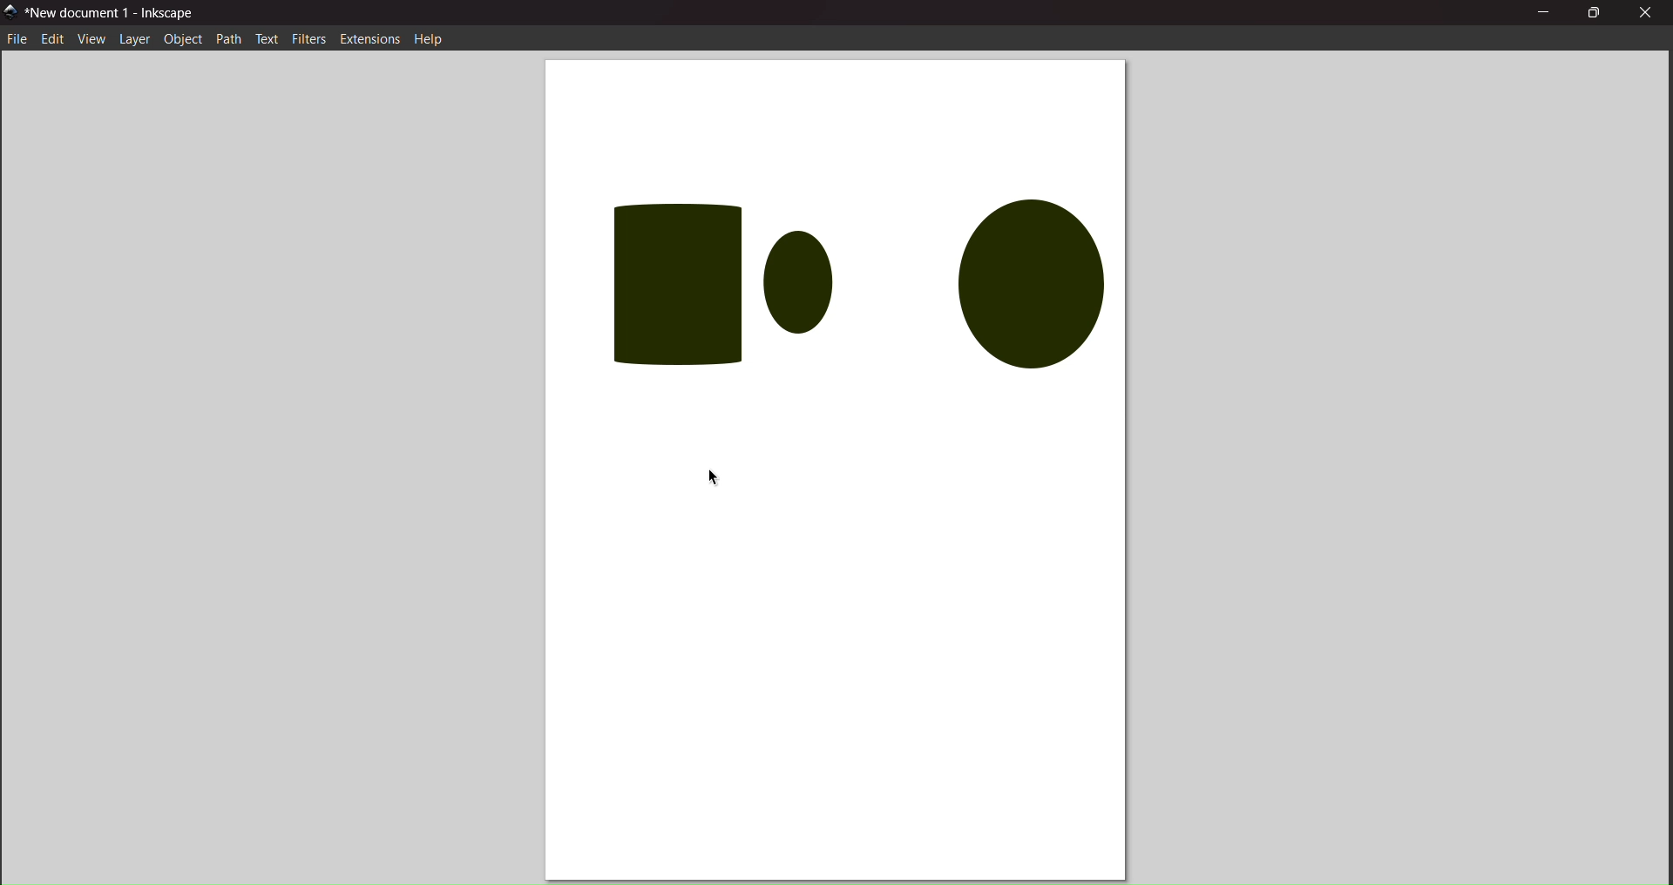 The image size is (1673, 885). I want to click on file, so click(19, 40).